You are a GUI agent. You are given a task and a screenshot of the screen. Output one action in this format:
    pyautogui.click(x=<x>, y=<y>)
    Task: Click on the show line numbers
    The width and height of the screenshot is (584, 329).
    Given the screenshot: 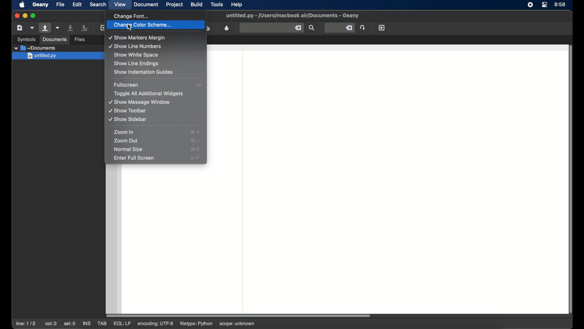 What is the action you would take?
    pyautogui.click(x=135, y=47)
    